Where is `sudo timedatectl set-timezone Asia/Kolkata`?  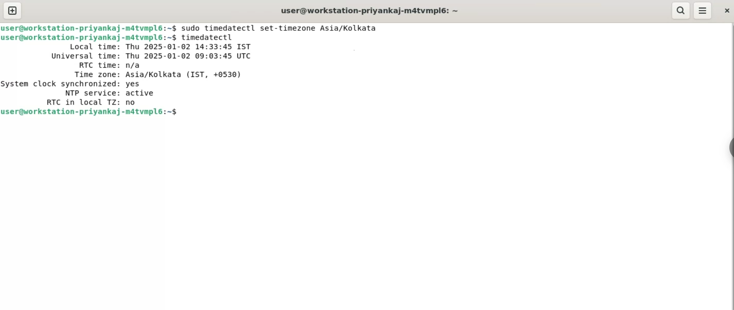
sudo timedatectl set-timezone Asia/Kolkata is located at coordinates (280, 28).